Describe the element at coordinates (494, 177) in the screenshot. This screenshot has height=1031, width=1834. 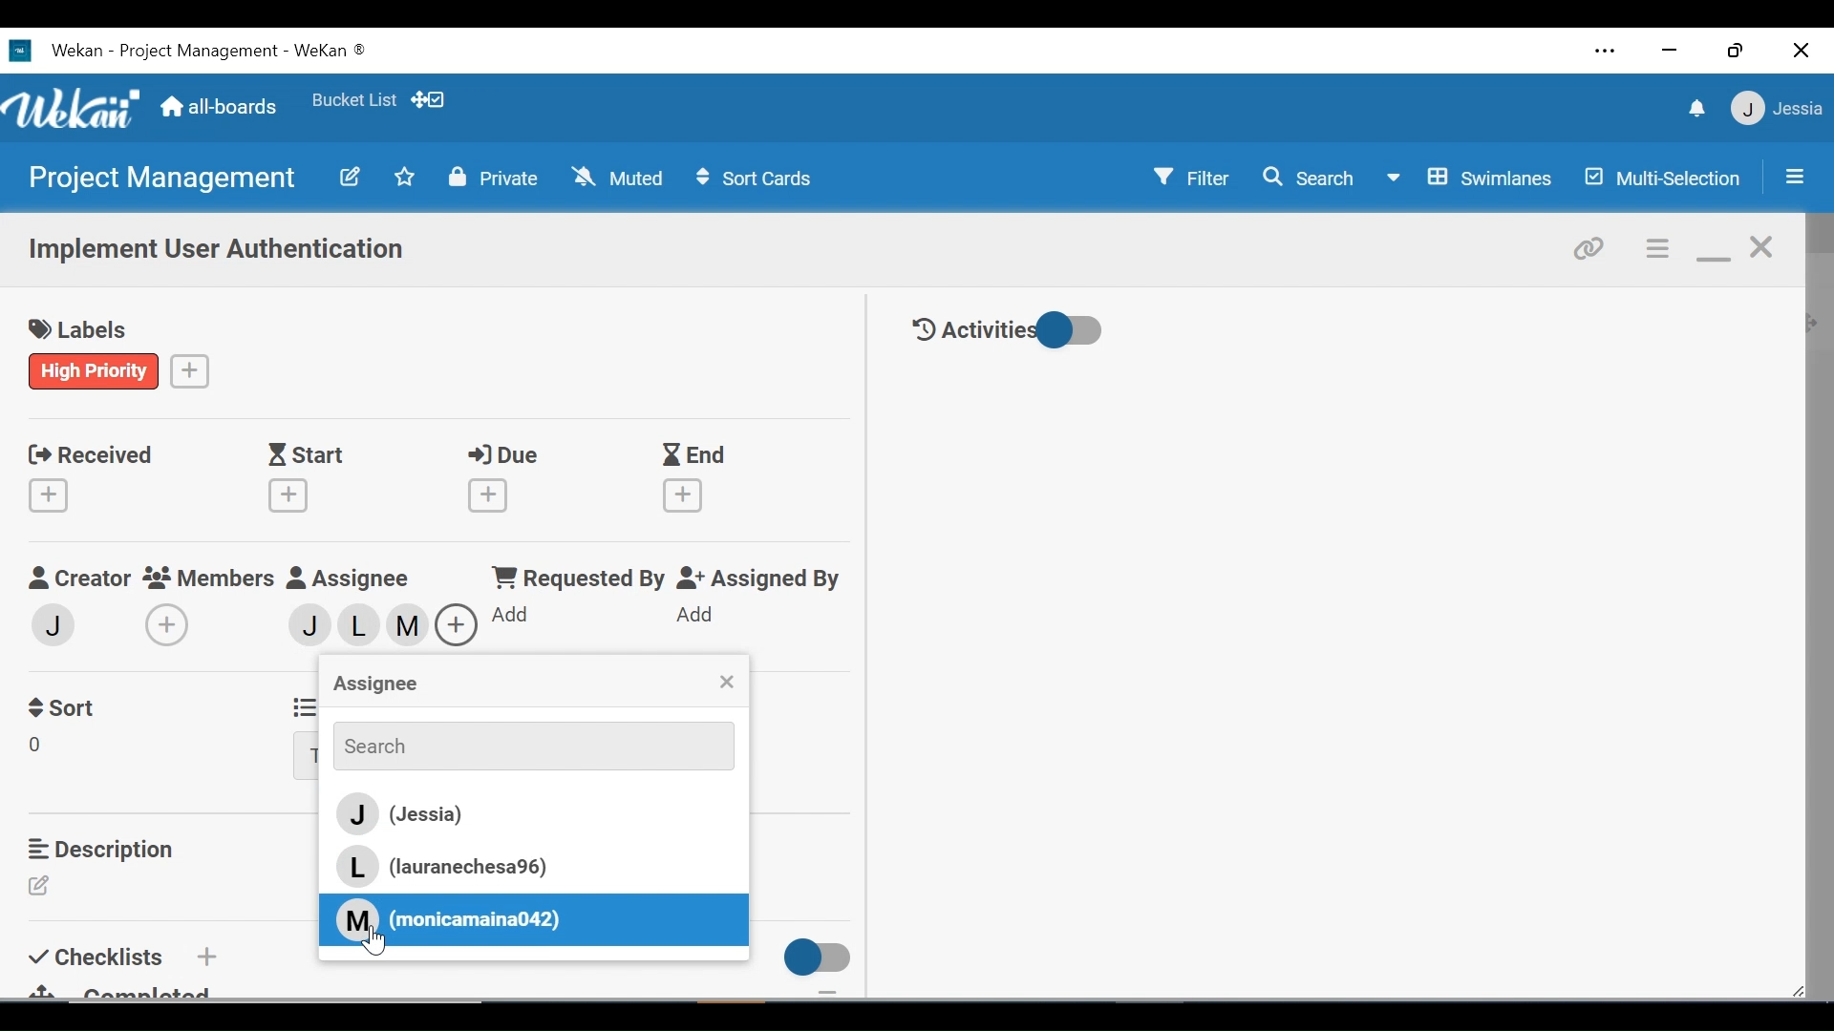
I see `Private` at that location.